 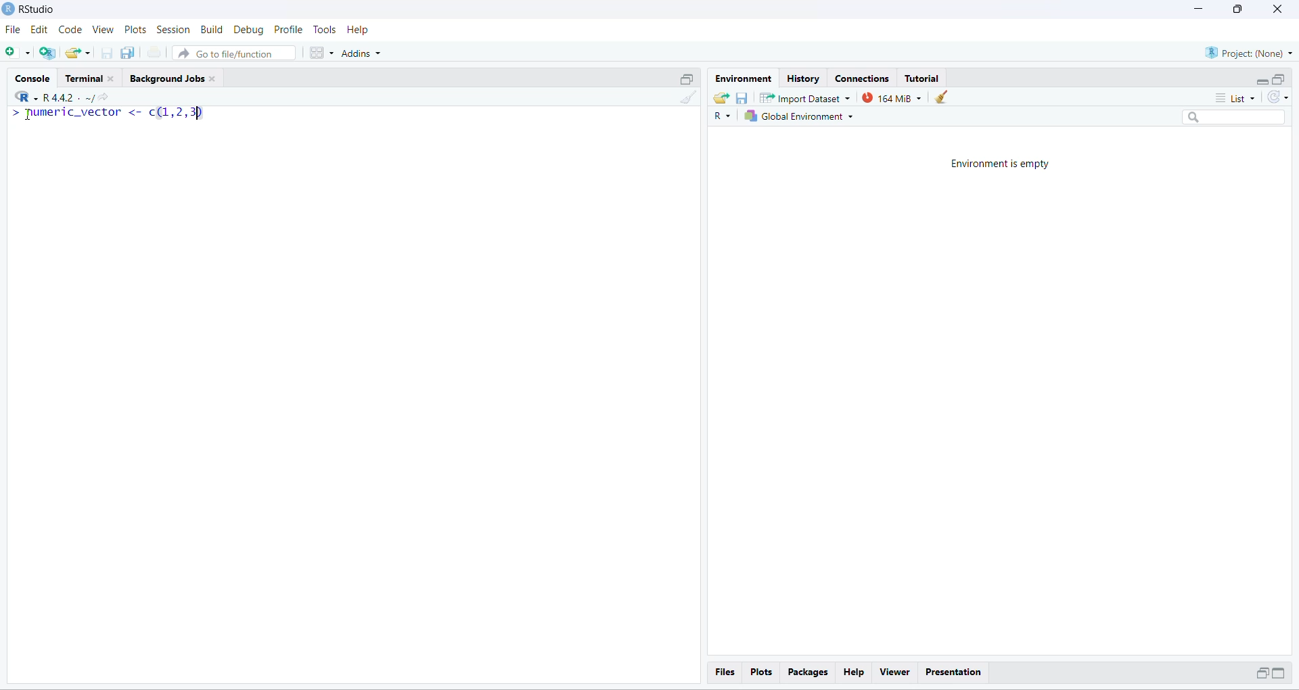 I want to click on print, so click(x=154, y=53).